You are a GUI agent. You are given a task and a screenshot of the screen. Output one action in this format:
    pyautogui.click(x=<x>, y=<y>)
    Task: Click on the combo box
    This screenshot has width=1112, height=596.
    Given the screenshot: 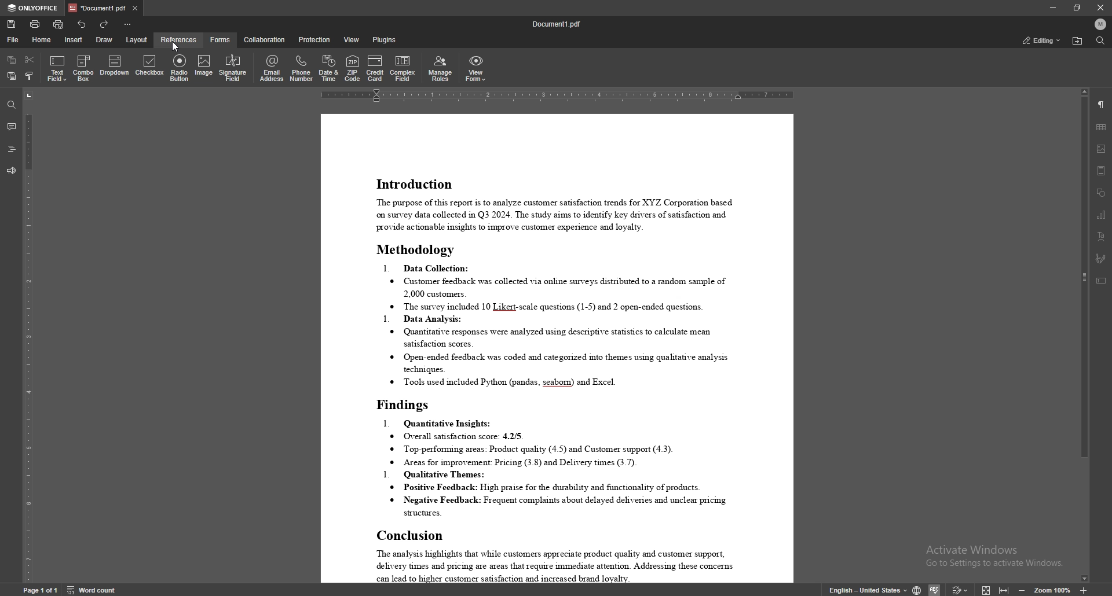 What is the action you would take?
    pyautogui.click(x=83, y=68)
    